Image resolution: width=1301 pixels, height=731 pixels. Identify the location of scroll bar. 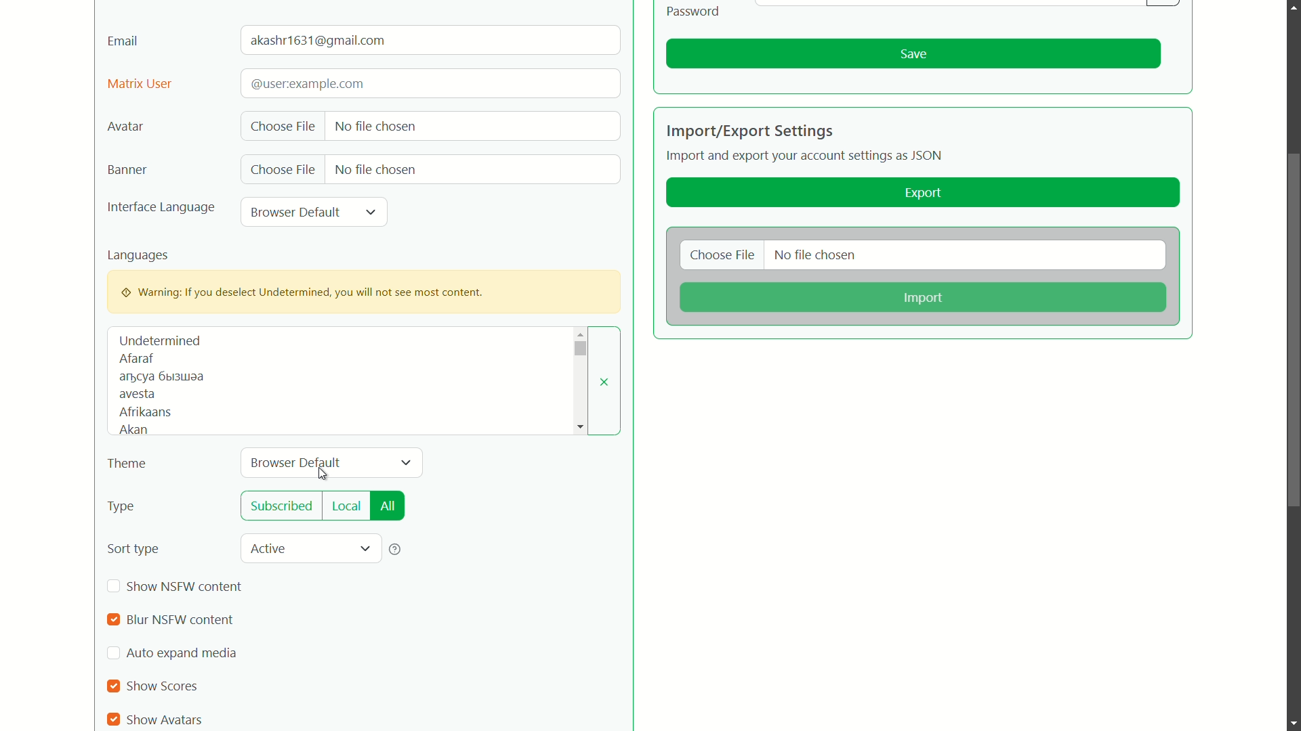
(1291, 333).